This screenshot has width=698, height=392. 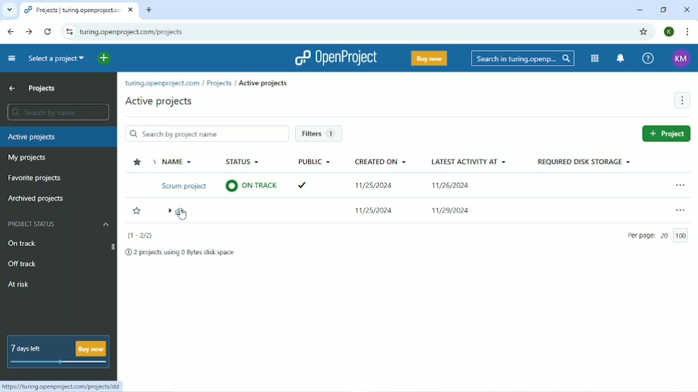 I want to click on New project, so click(x=665, y=135).